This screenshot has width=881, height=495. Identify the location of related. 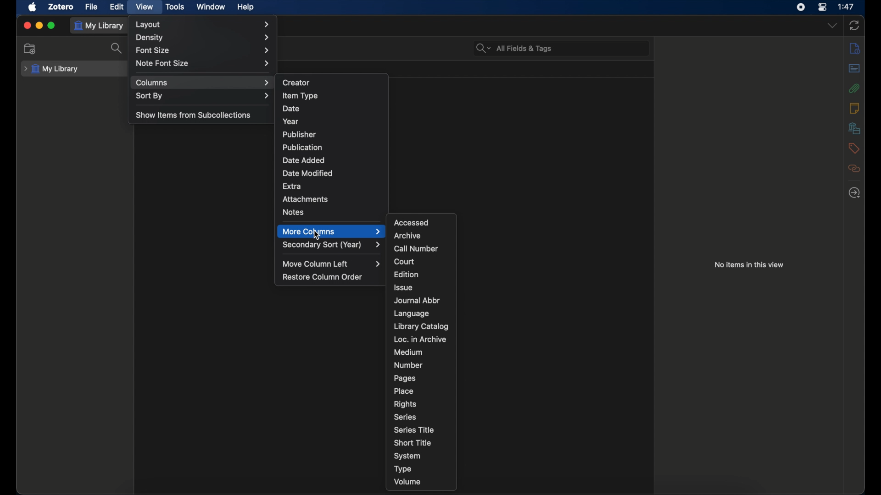
(854, 168).